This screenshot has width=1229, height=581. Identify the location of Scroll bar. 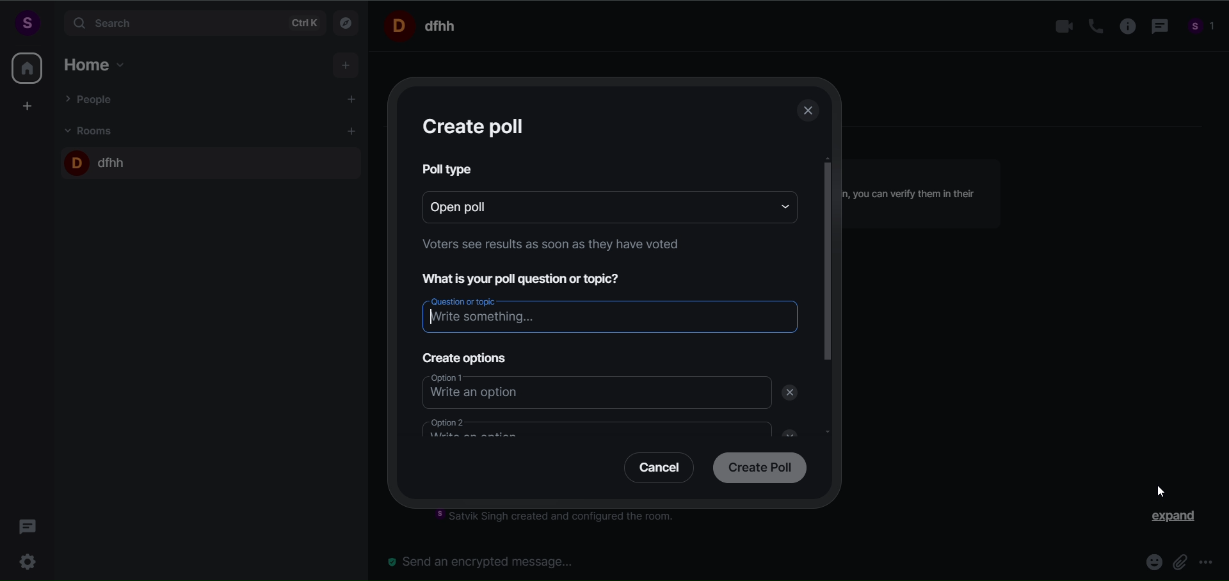
(828, 323).